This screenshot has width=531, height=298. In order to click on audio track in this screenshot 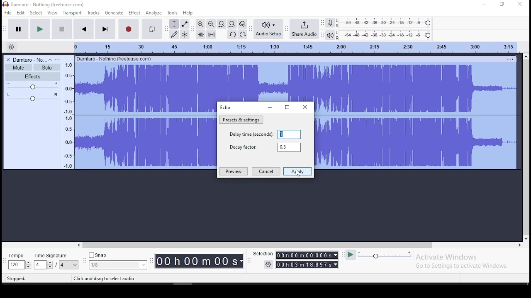, I will do `click(416, 142)`.